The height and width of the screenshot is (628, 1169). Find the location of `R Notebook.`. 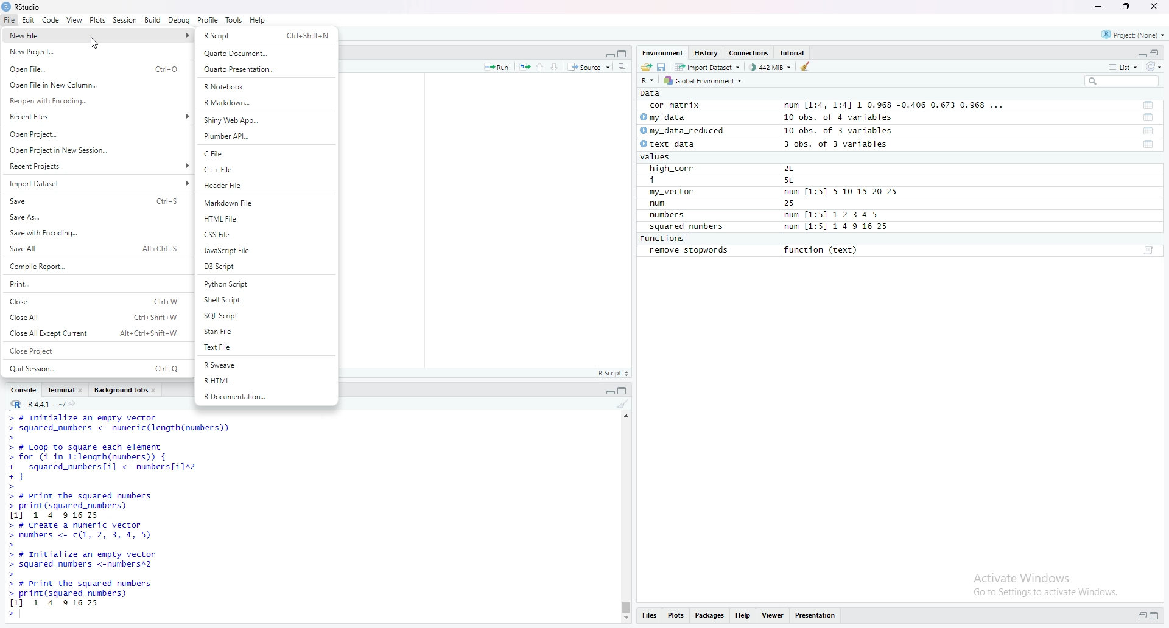

R Notebook. is located at coordinates (262, 86).